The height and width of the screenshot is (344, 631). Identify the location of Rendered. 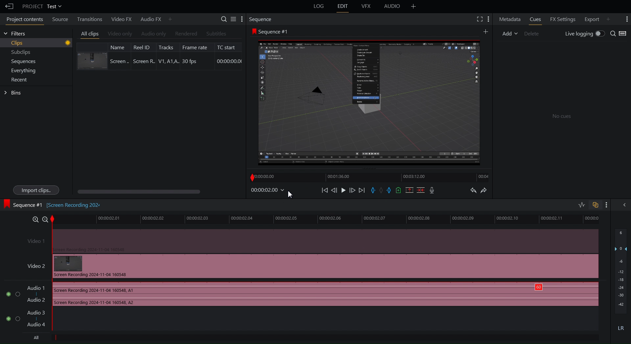
(185, 34).